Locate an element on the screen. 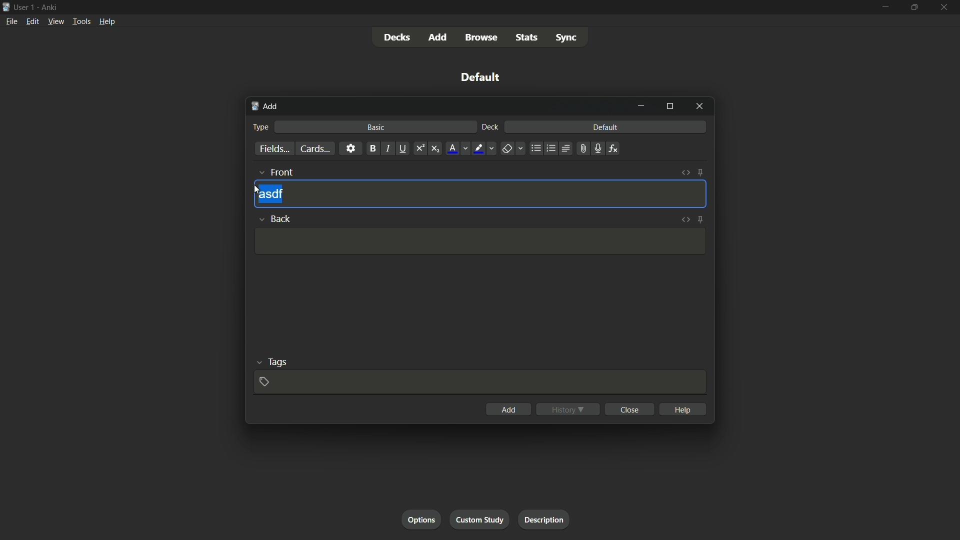  minimize is located at coordinates (641, 106).